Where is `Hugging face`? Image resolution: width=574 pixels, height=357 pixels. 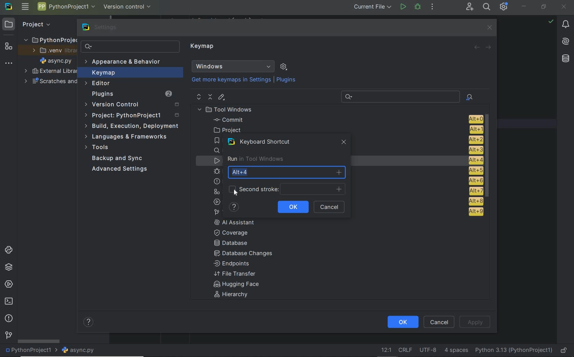
Hugging face is located at coordinates (234, 285).